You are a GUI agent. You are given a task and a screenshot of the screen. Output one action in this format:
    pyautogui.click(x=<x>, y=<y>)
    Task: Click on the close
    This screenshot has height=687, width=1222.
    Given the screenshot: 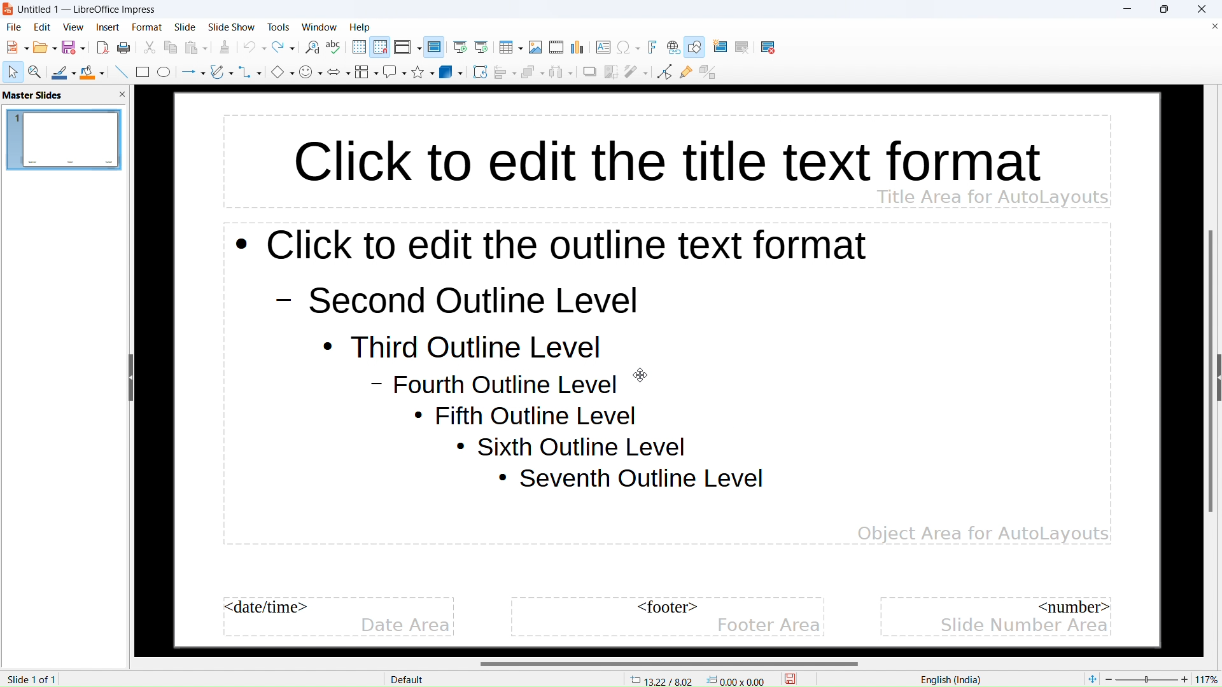 What is the action you would take?
    pyautogui.click(x=1201, y=10)
    